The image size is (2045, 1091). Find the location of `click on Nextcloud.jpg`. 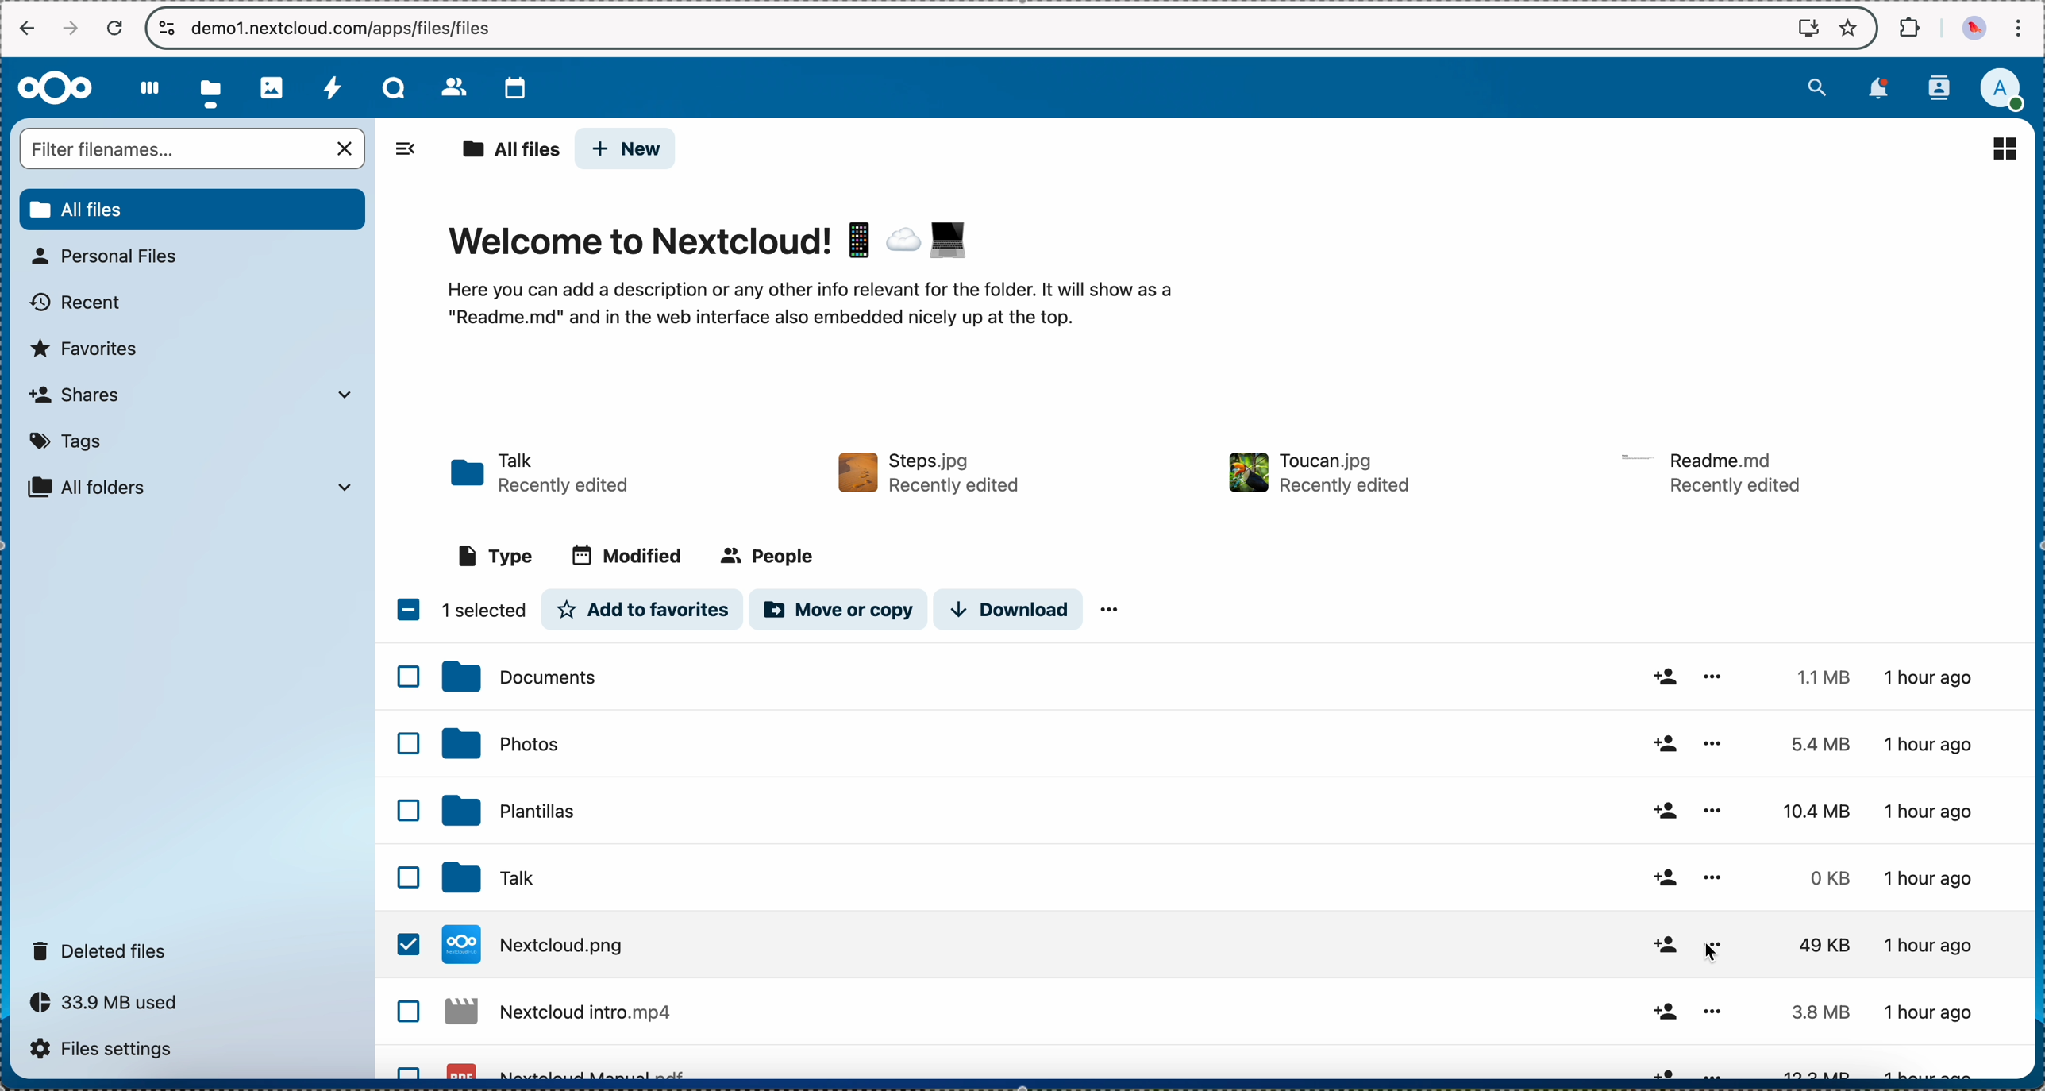

click on Nextcloud.jpg is located at coordinates (1210, 879).